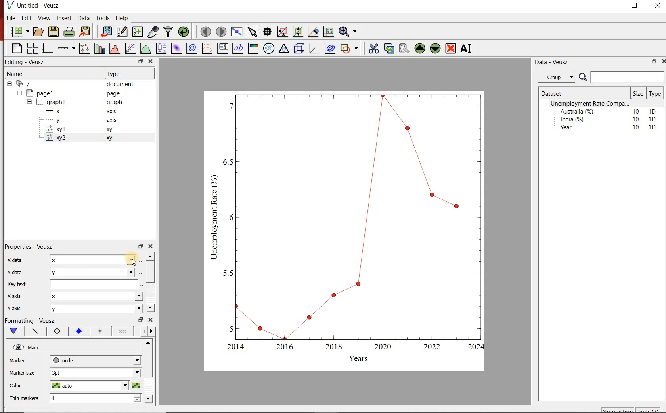 The image size is (666, 413). Describe the element at coordinates (94, 359) in the screenshot. I see `circle` at that location.